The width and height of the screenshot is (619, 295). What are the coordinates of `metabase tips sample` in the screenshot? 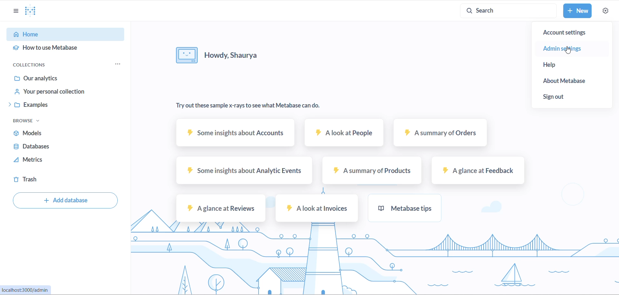 It's located at (405, 208).